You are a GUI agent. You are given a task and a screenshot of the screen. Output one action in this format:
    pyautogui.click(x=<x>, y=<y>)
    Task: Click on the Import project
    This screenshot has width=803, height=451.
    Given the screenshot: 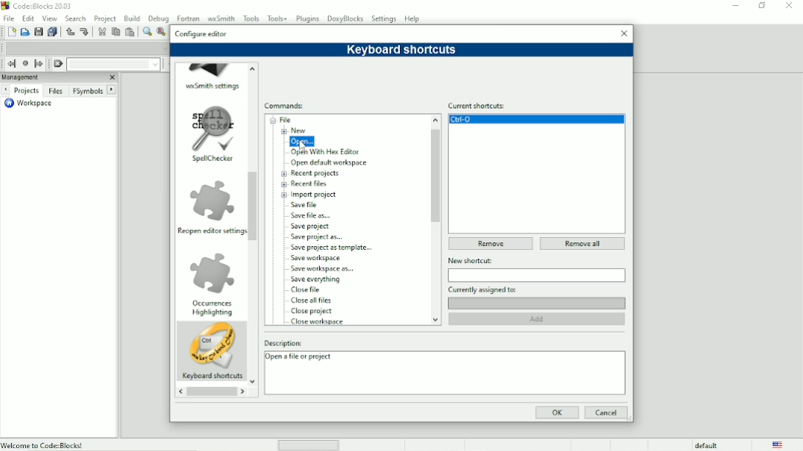 What is the action you would take?
    pyautogui.click(x=315, y=195)
    